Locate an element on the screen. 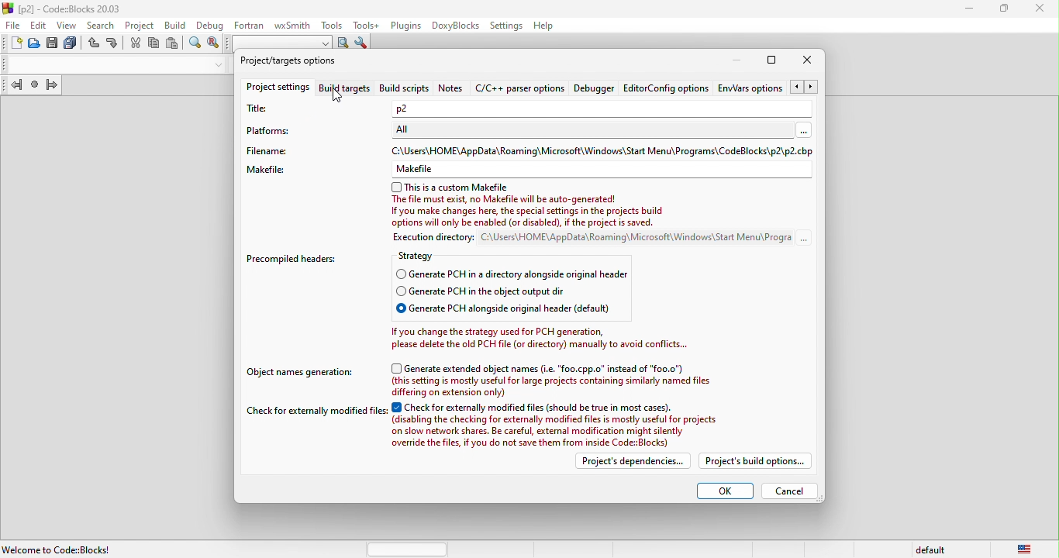 This screenshot has height=558, width=1059. generate extended object names is located at coordinates (545, 367).